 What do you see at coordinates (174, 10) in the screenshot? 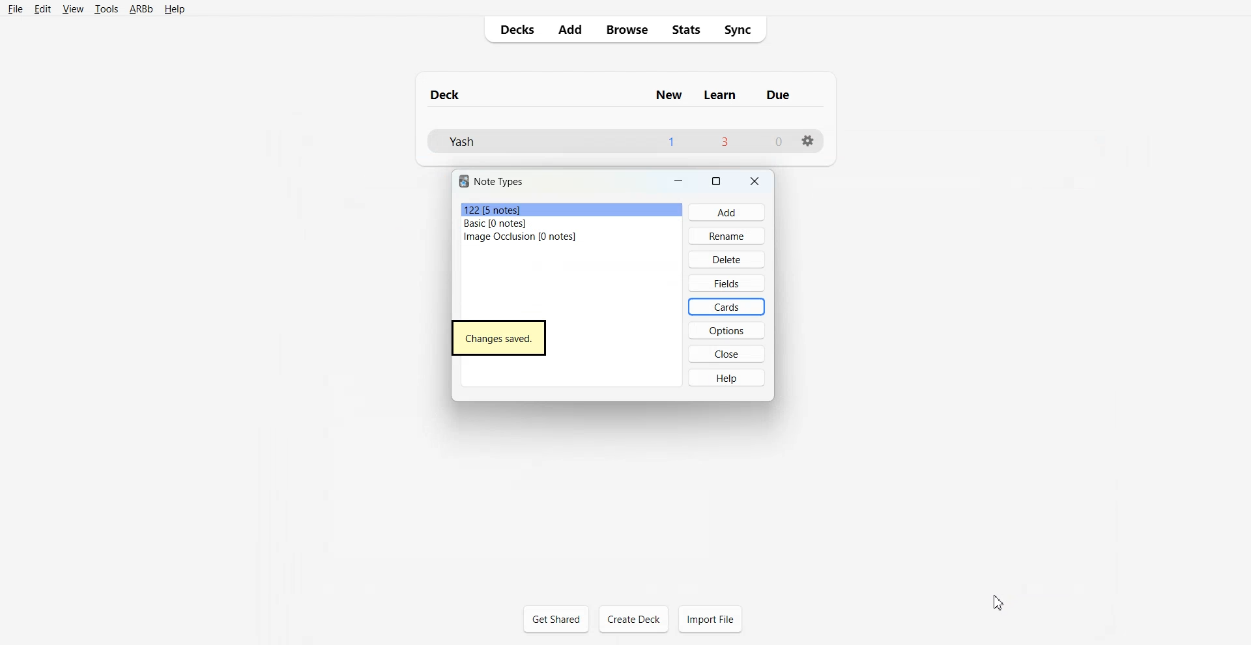
I see `Help` at bounding box center [174, 10].